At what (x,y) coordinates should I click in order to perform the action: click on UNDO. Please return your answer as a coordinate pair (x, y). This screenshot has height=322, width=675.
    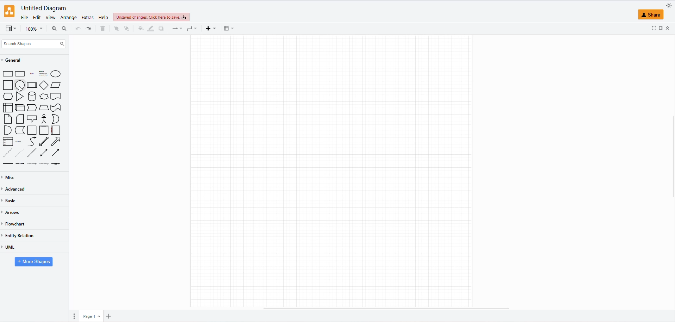
    Looking at the image, I should click on (77, 29).